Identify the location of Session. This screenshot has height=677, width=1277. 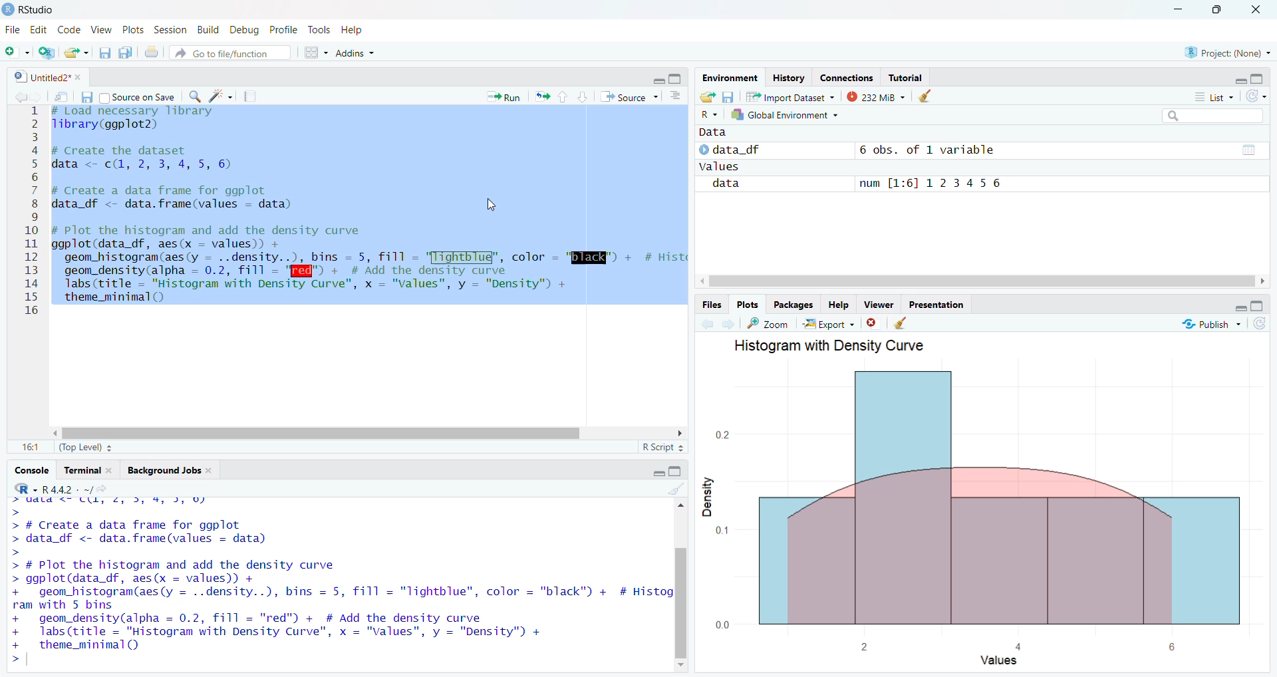
(172, 29).